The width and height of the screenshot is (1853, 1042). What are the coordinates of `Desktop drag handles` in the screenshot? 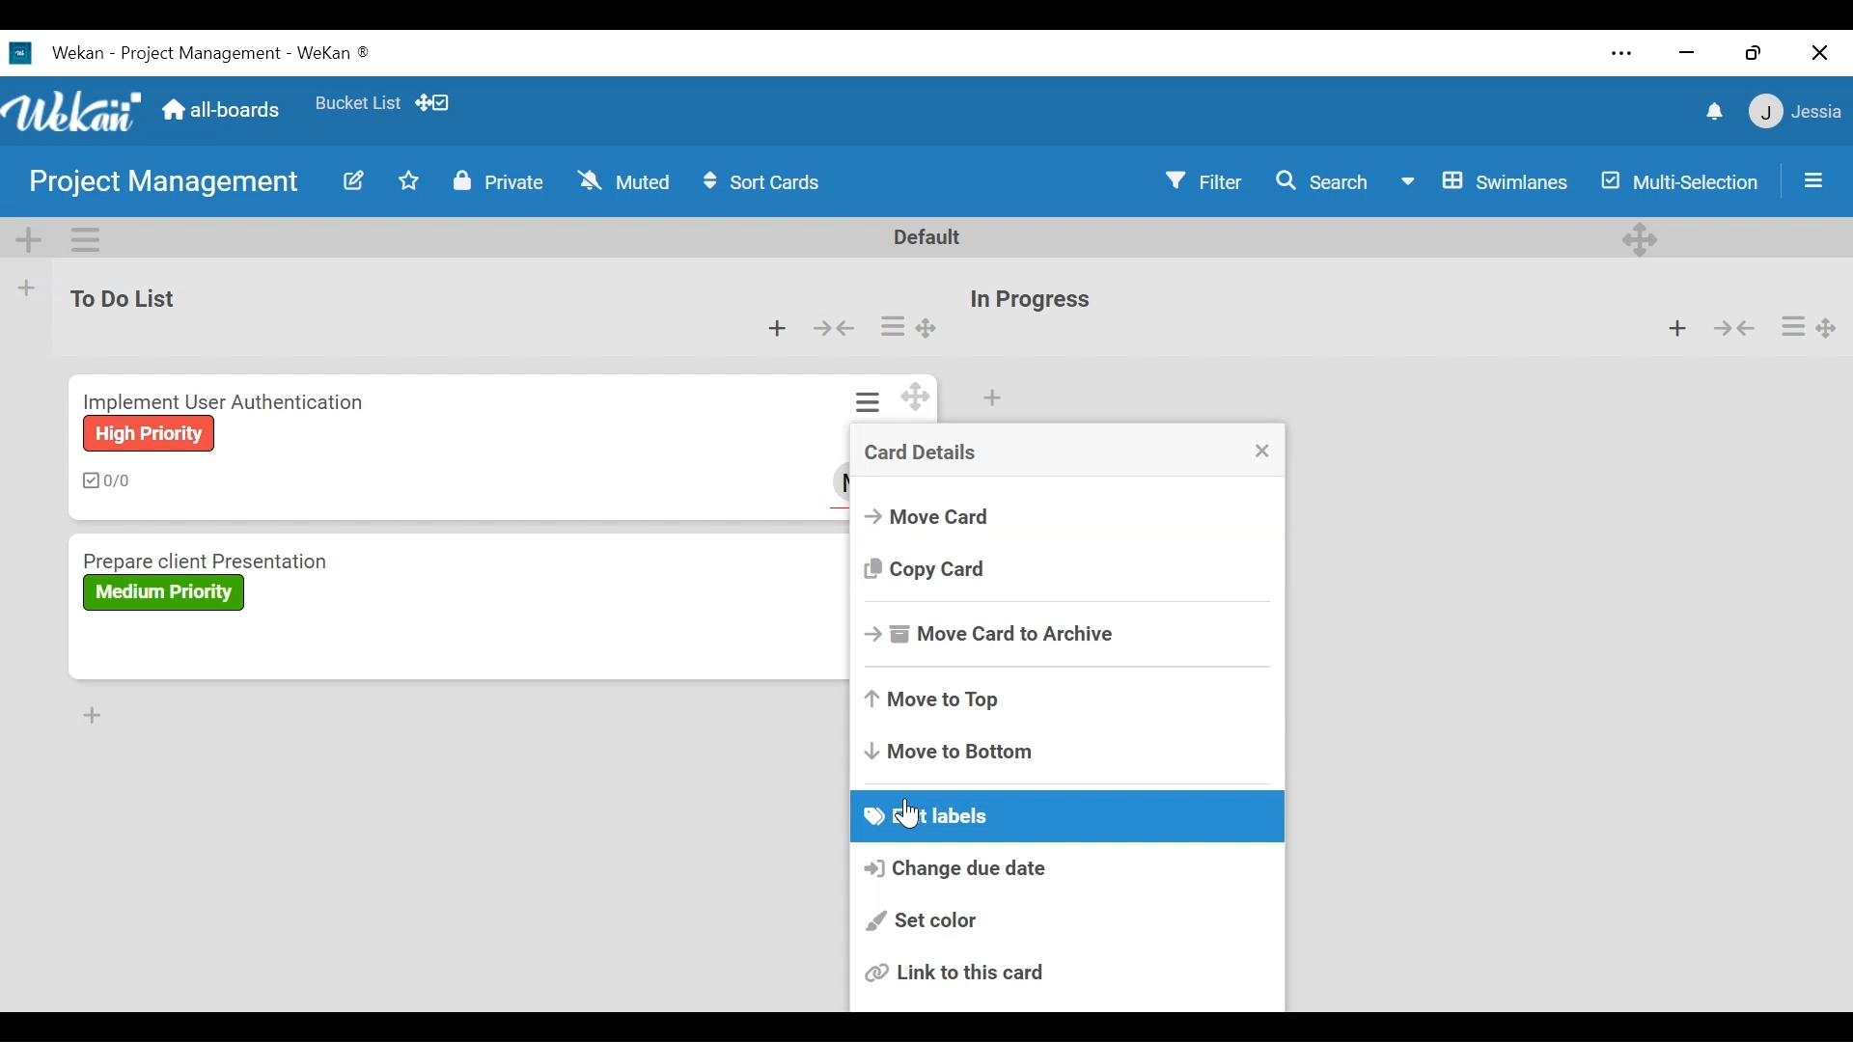 It's located at (1640, 239).